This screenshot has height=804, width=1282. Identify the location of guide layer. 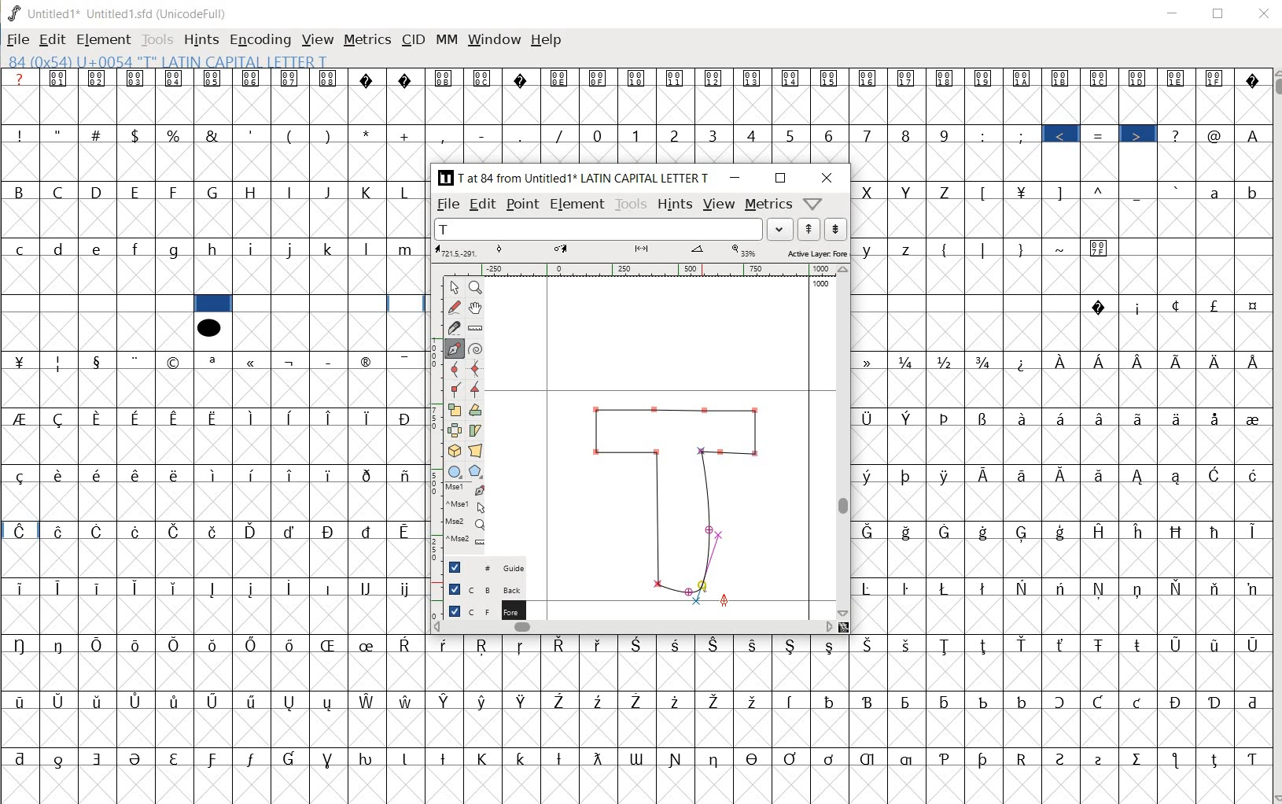
(485, 566).